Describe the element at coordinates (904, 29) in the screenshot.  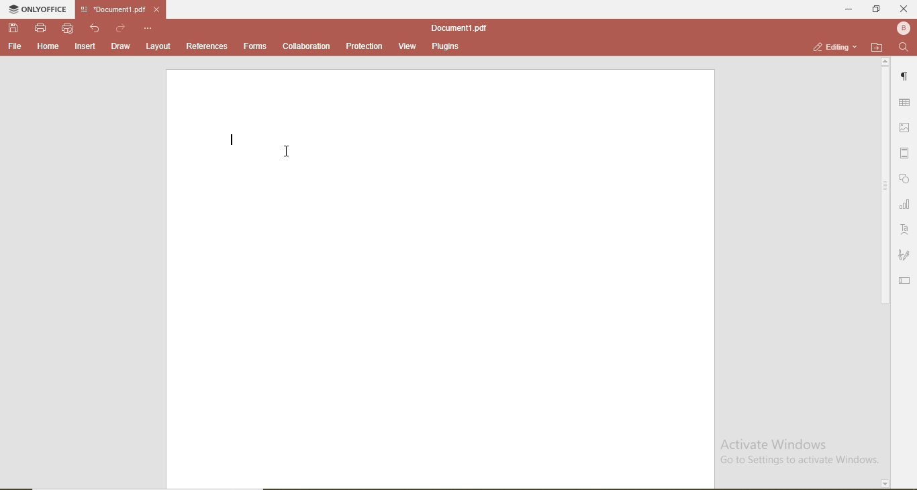
I see `profile` at that location.